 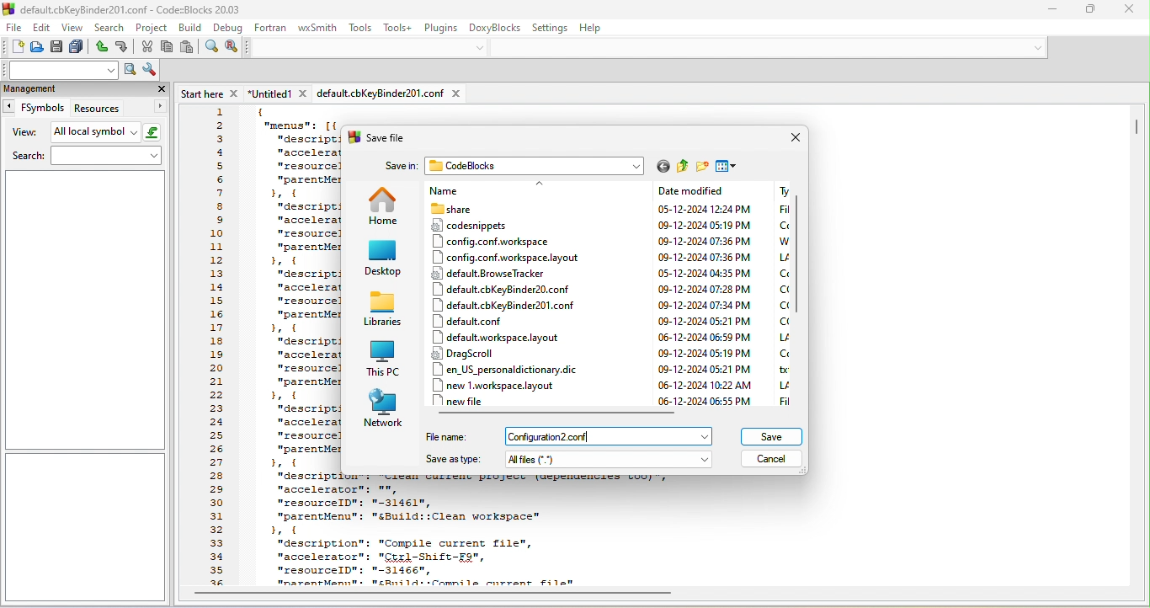 What do you see at coordinates (801, 258) in the screenshot?
I see `vertical scroll bar` at bounding box center [801, 258].